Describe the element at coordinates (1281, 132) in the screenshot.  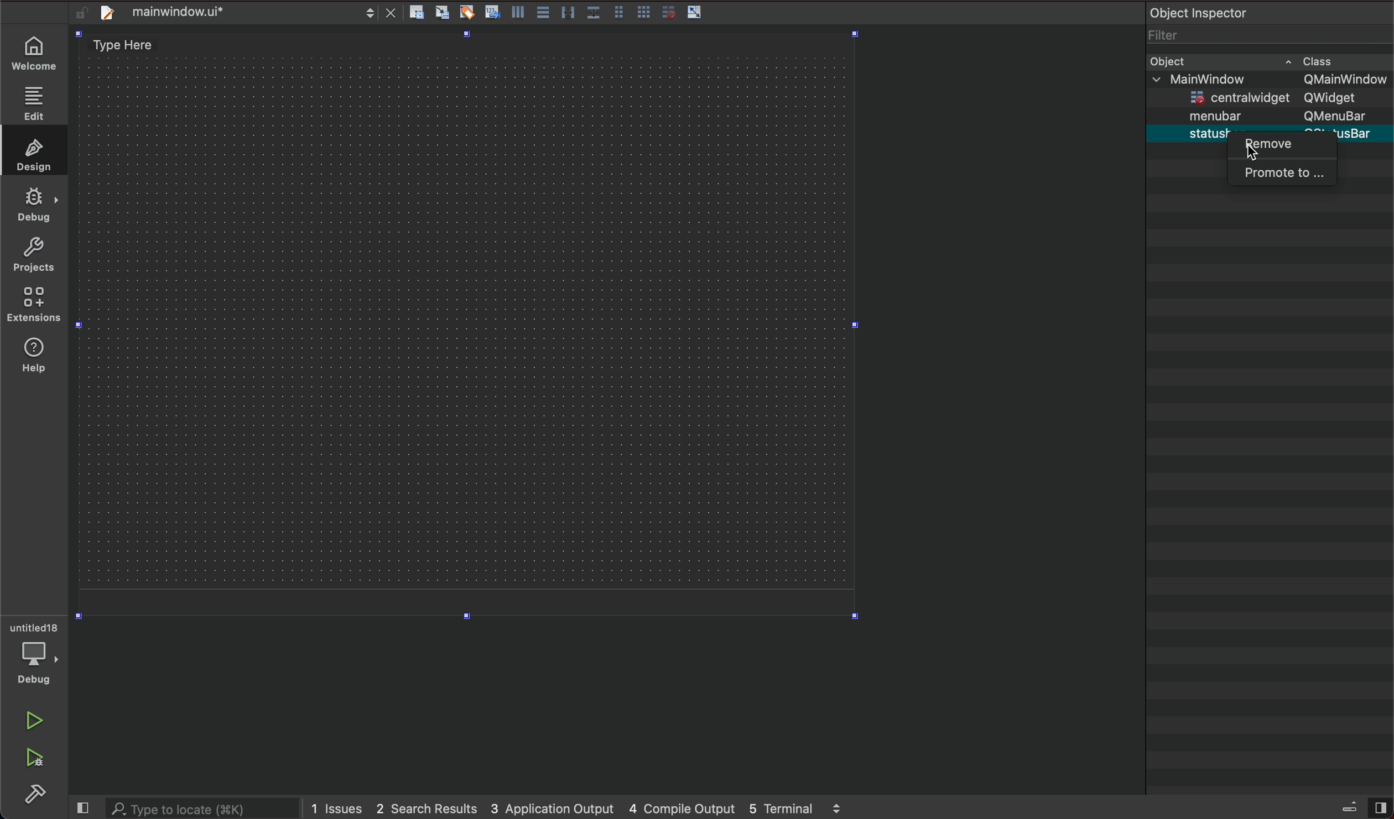
I see `statusbar Qstatusbar` at that location.